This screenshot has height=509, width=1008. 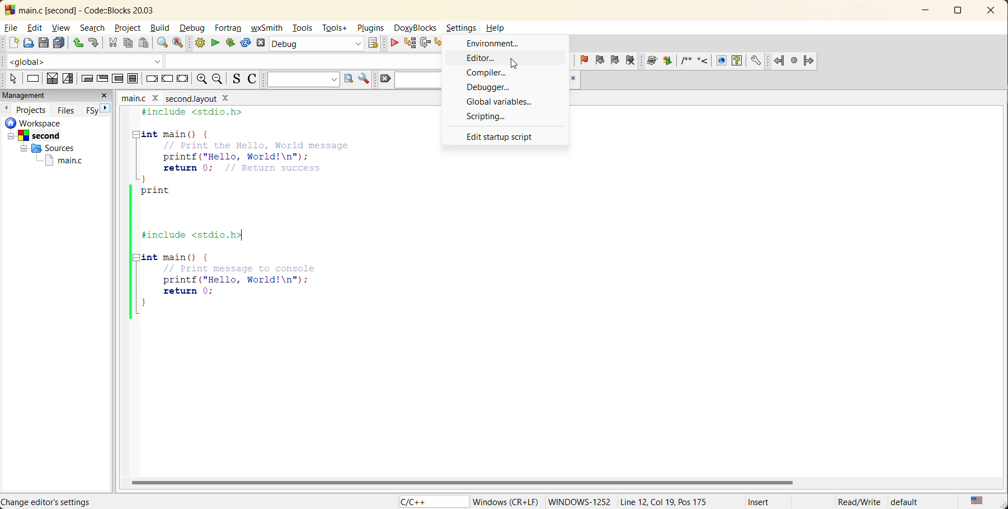 I want to click on counting loop, so click(x=119, y=78).